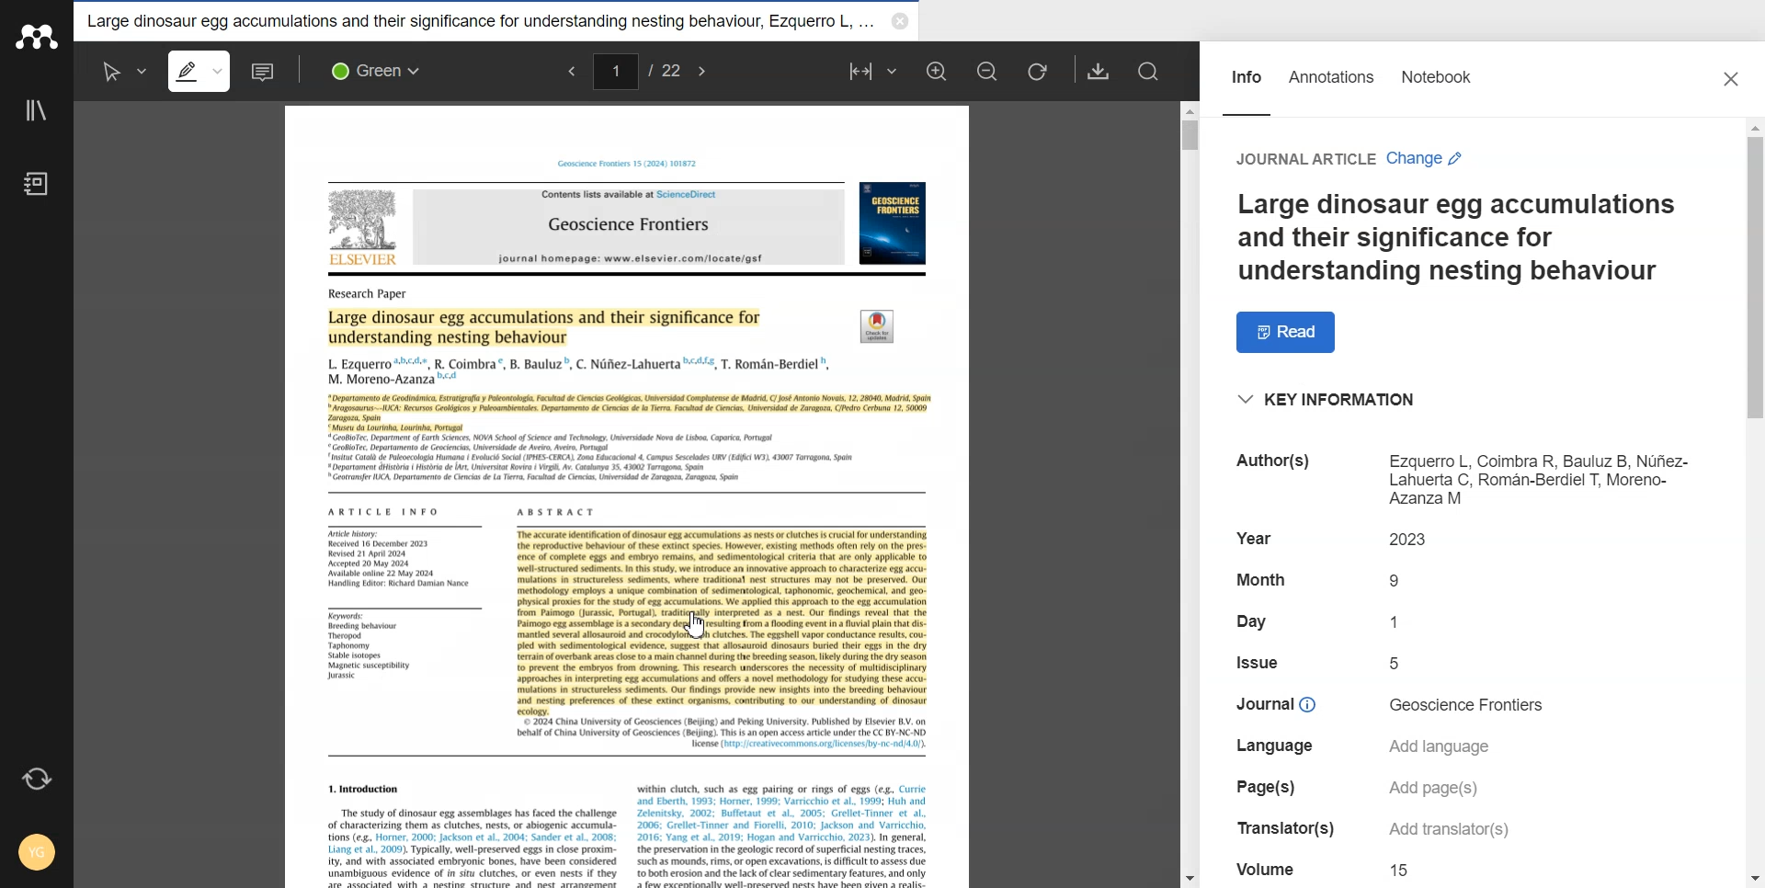 This screenshot has height=888, width=1765. Describe the element at coordinates (1733, 80) in the screenshot. I see `Close` at that location.